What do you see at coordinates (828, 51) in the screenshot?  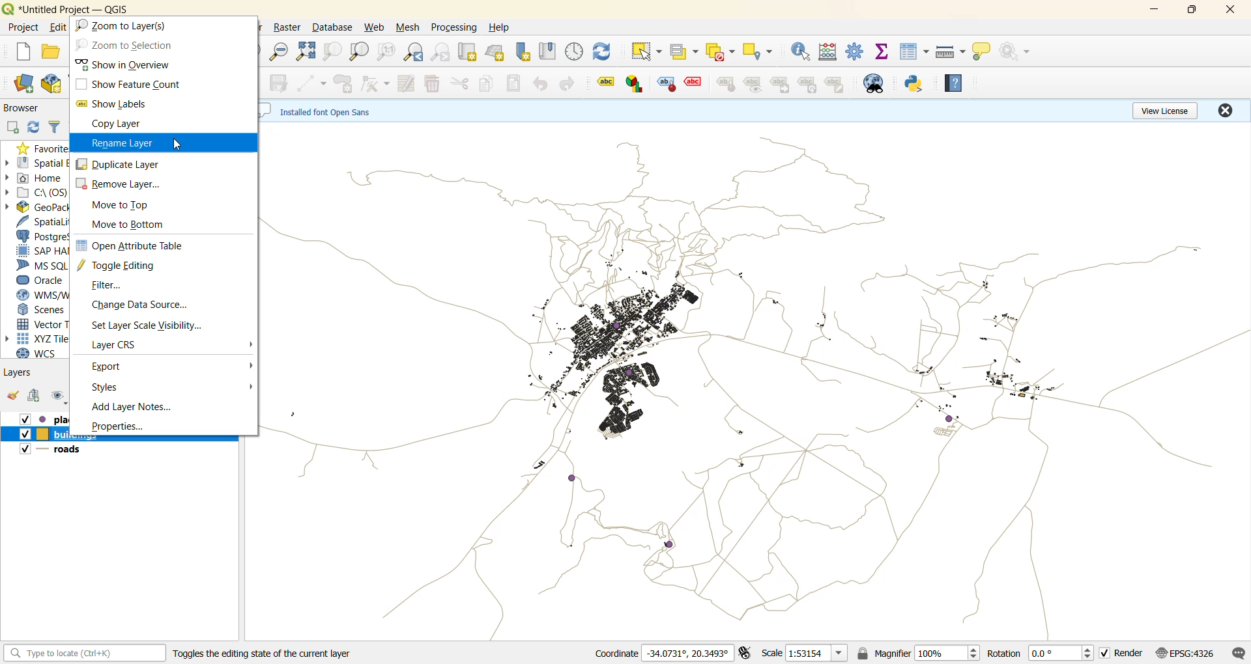 I see `calculator` at bounding box center [828, 51].